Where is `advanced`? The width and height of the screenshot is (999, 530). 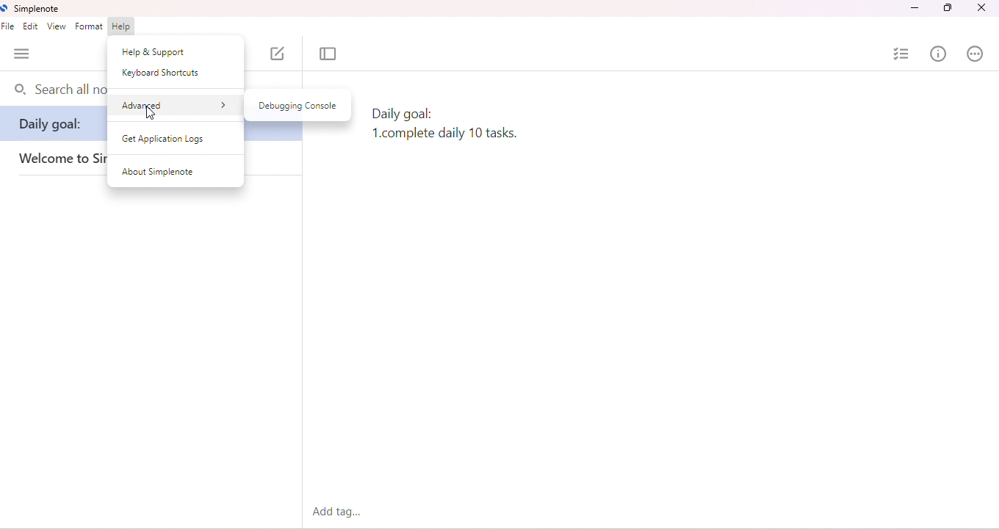 advanced is located at coordinates (175, 104).